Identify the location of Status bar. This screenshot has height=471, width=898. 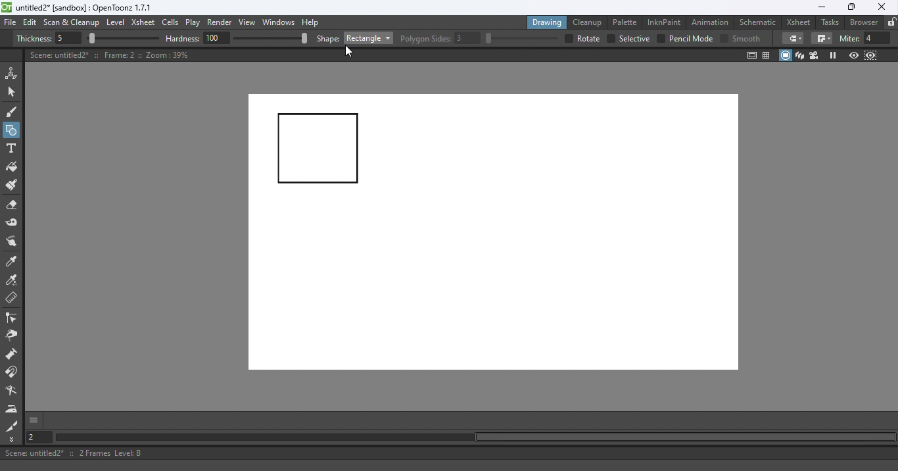
(449, 453).